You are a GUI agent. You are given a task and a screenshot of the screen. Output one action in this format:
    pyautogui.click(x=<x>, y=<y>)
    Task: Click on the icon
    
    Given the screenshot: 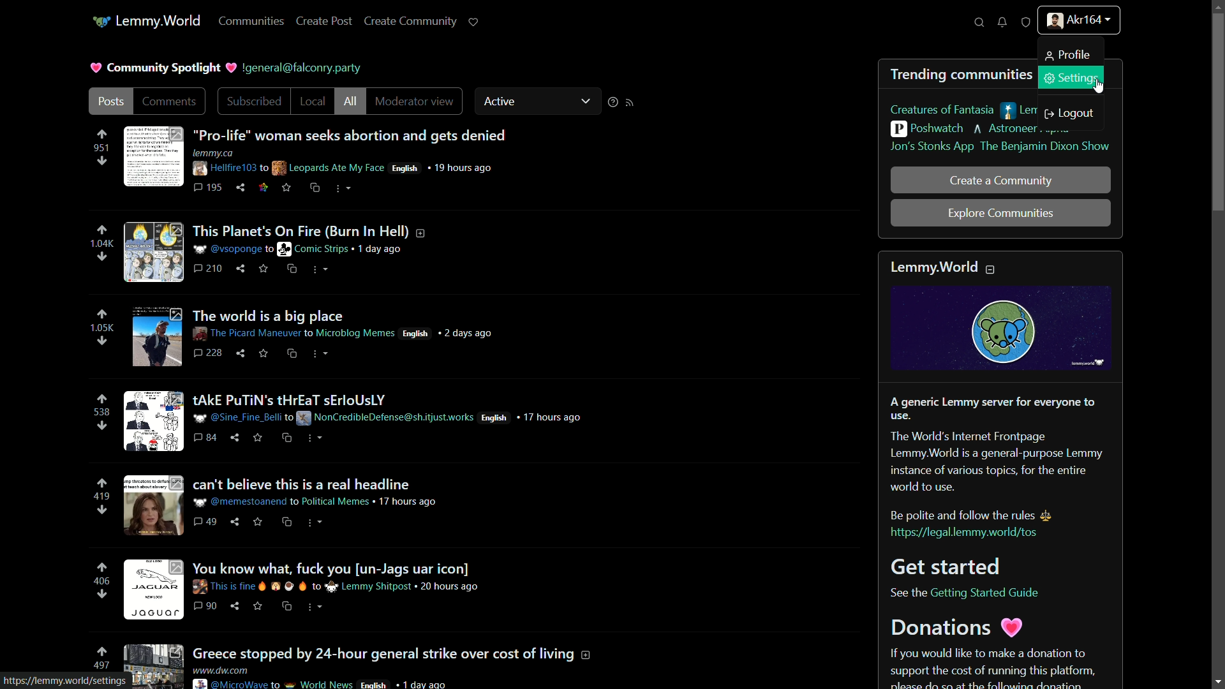 What is the action you would take?
    pyautogui.click(x=101, y=22)
    